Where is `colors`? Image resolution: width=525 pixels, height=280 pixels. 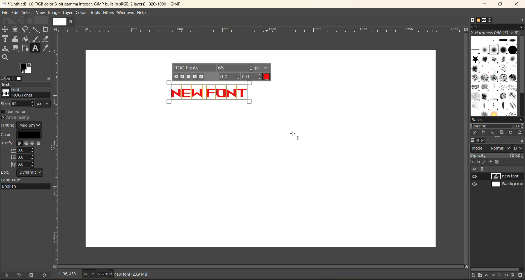 colors is located at coordinates (81, 13).